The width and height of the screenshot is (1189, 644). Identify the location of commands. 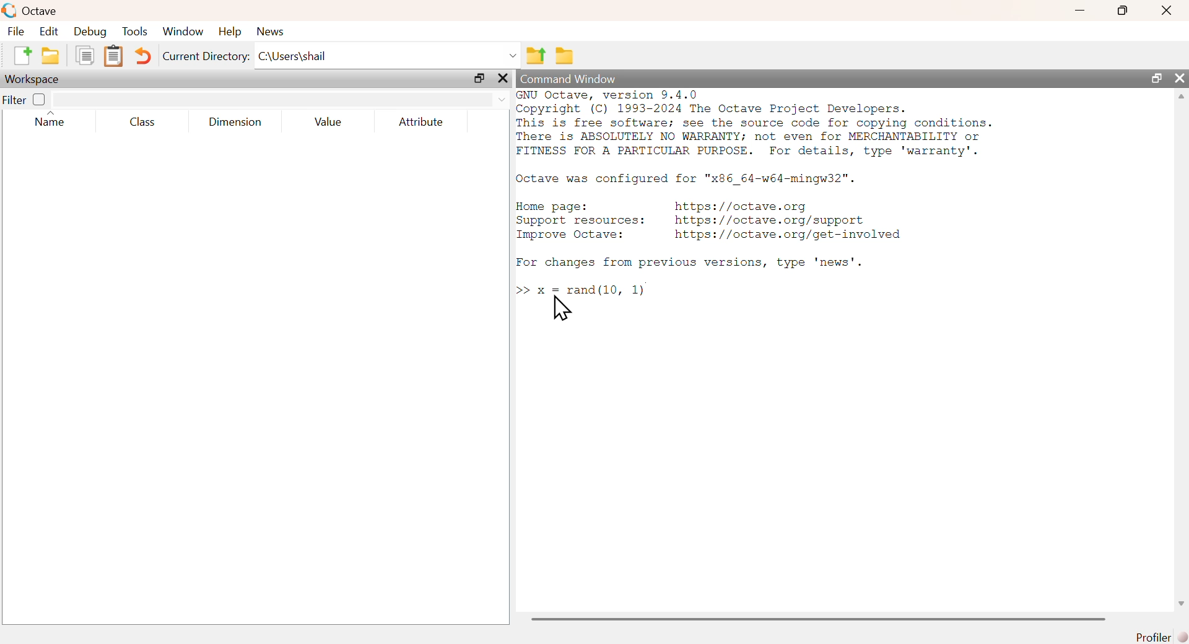
(760, 196).